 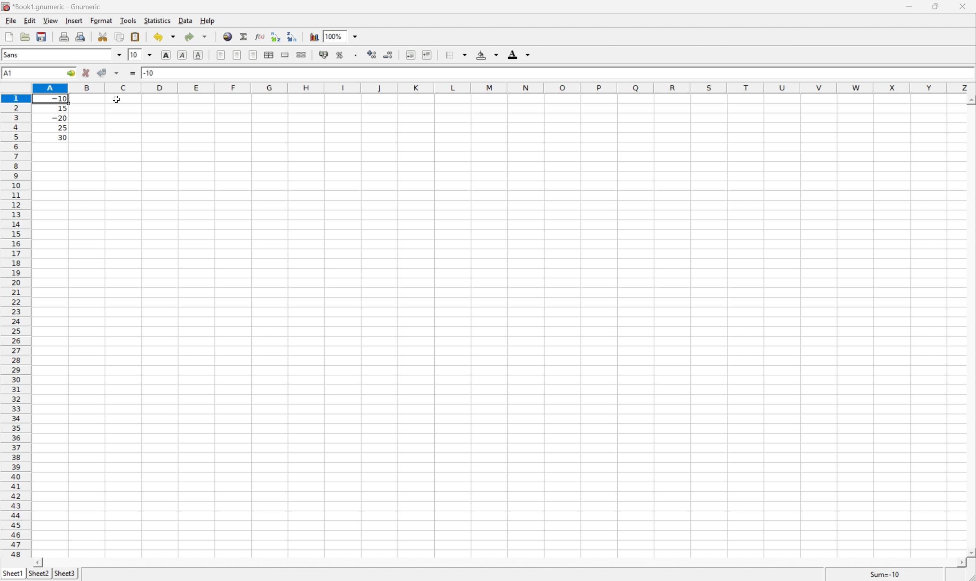 What do you see at coordinates (374, 55) in the screenshot?
I see `Increase the number of decimals displayed` at bounding box center [374, 55].